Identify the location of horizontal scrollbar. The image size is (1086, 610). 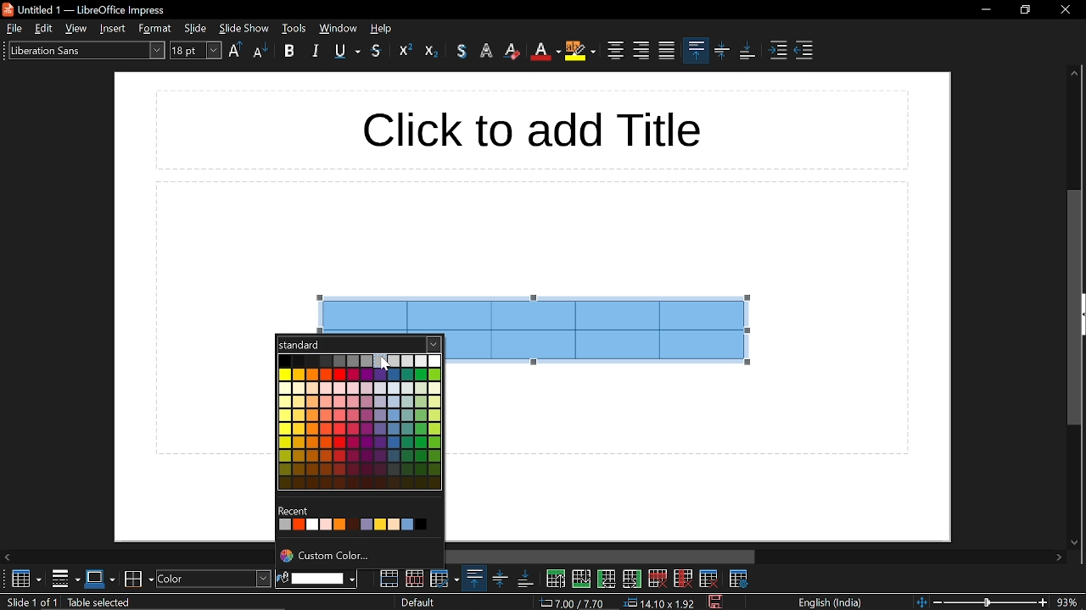
(602, 556).